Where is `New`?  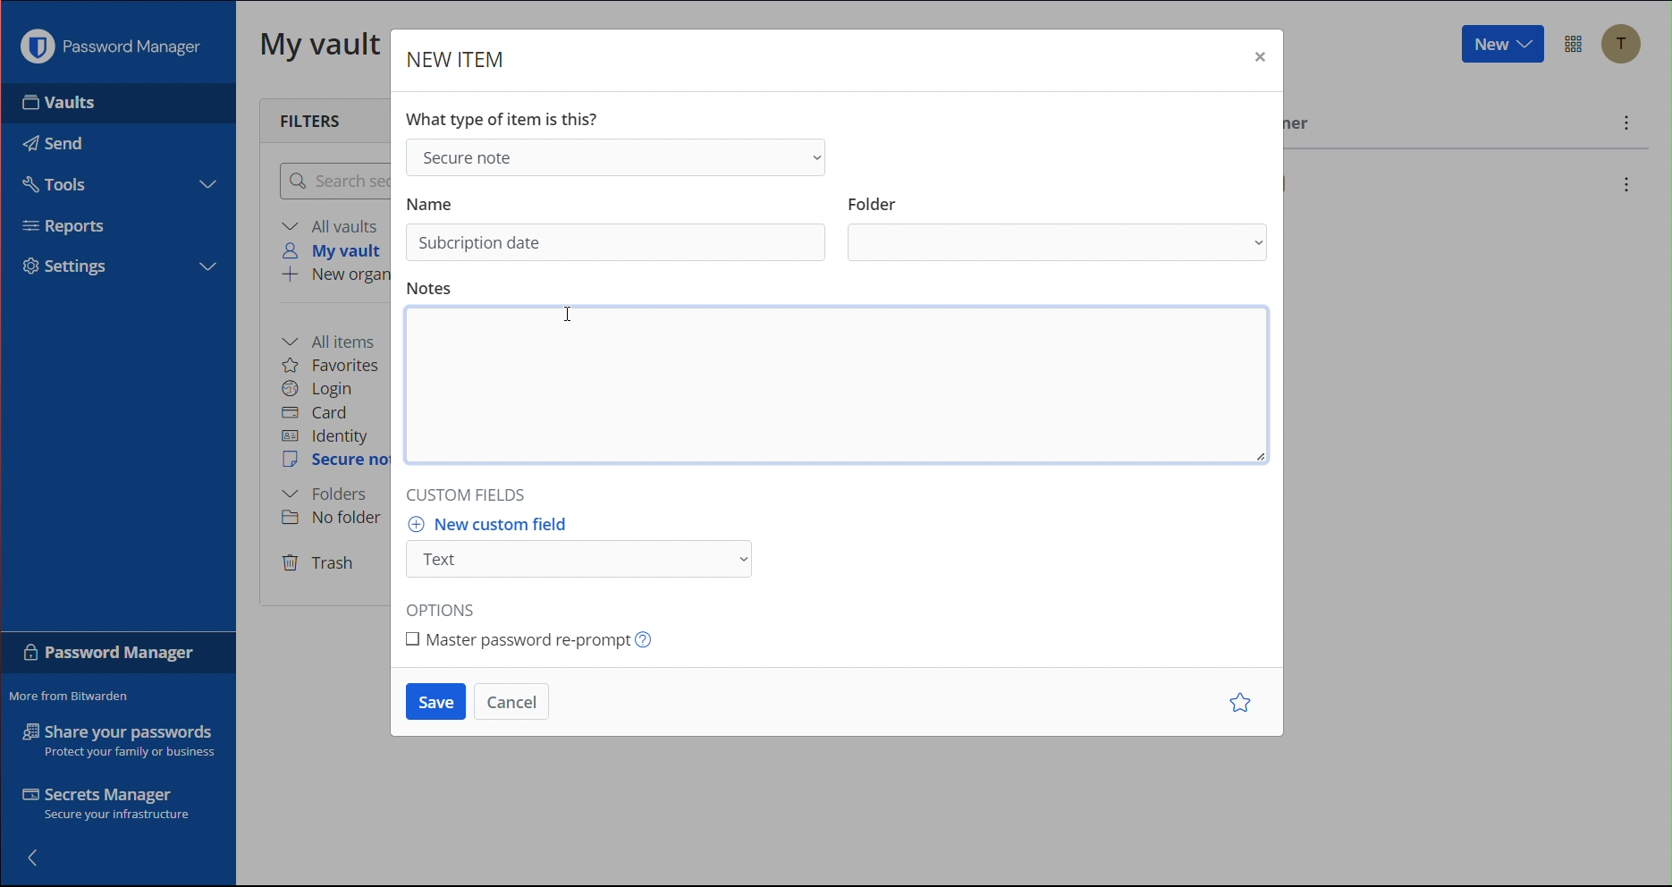
New is located at coordinates (1500, 45).